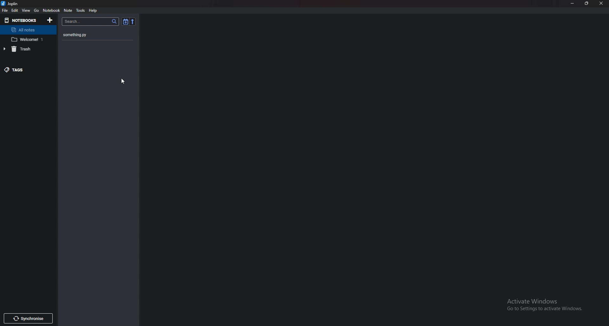 This screenshot has width=609, height=326. I want to click on Edit, so click(15, 10).